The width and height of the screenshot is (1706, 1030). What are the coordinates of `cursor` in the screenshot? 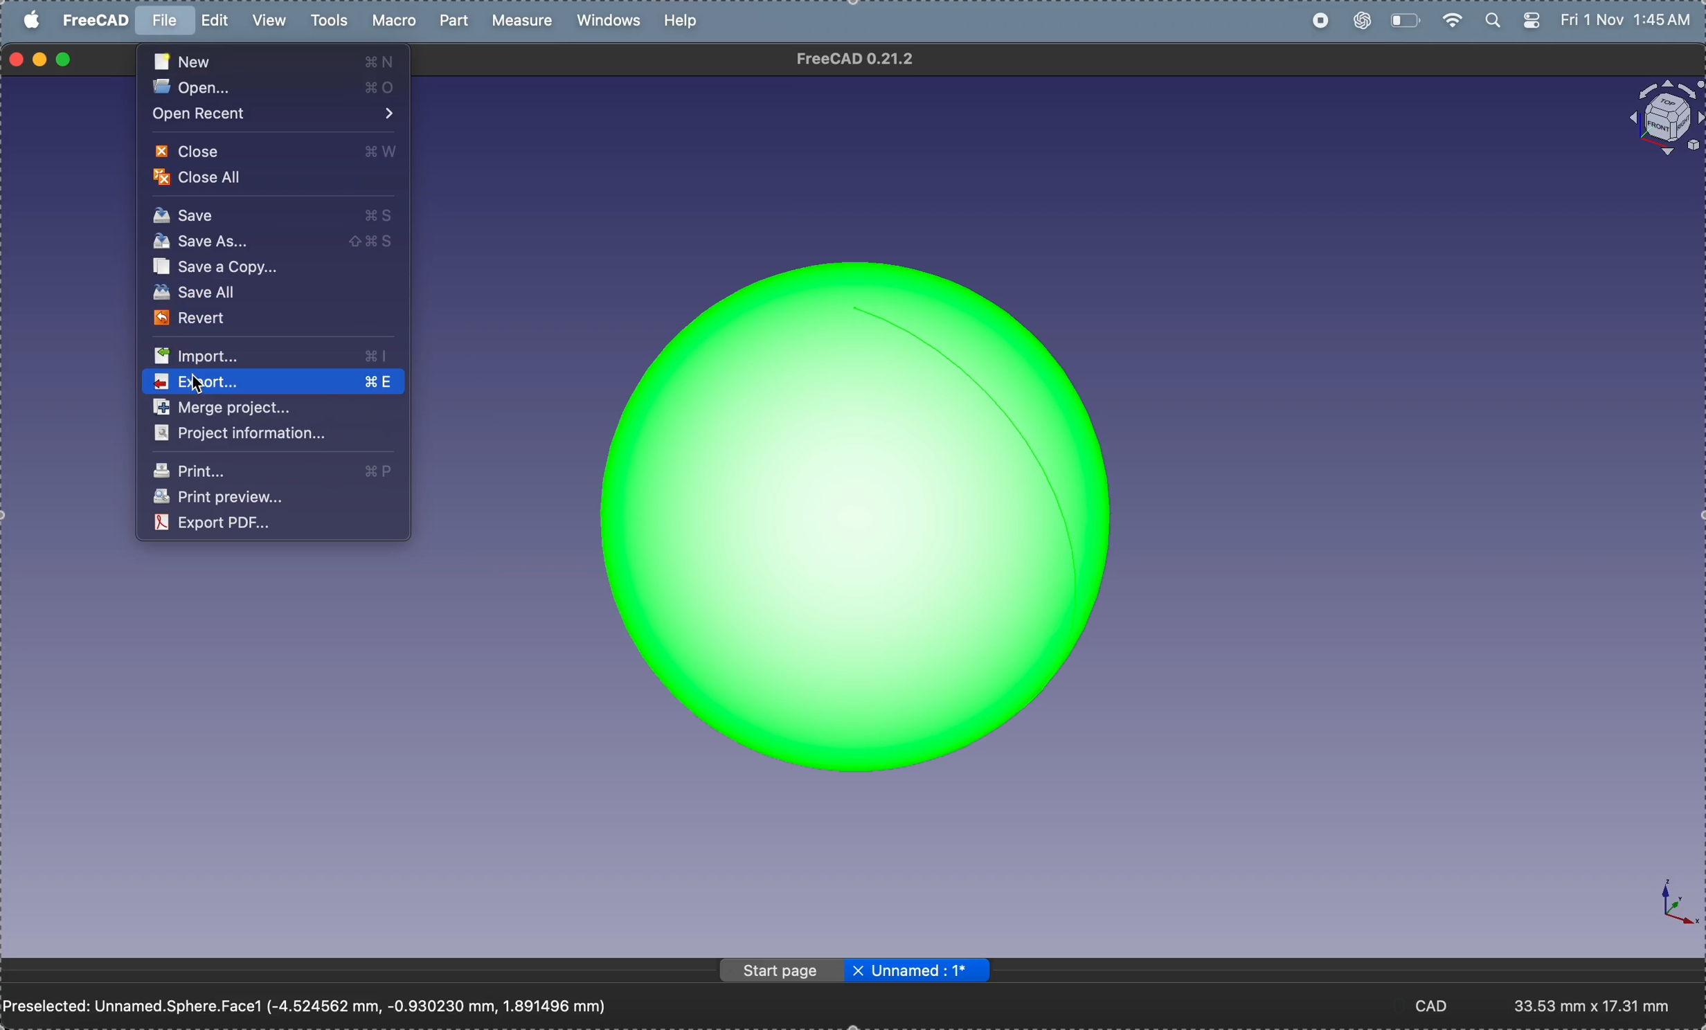 It's located at (200, 384).